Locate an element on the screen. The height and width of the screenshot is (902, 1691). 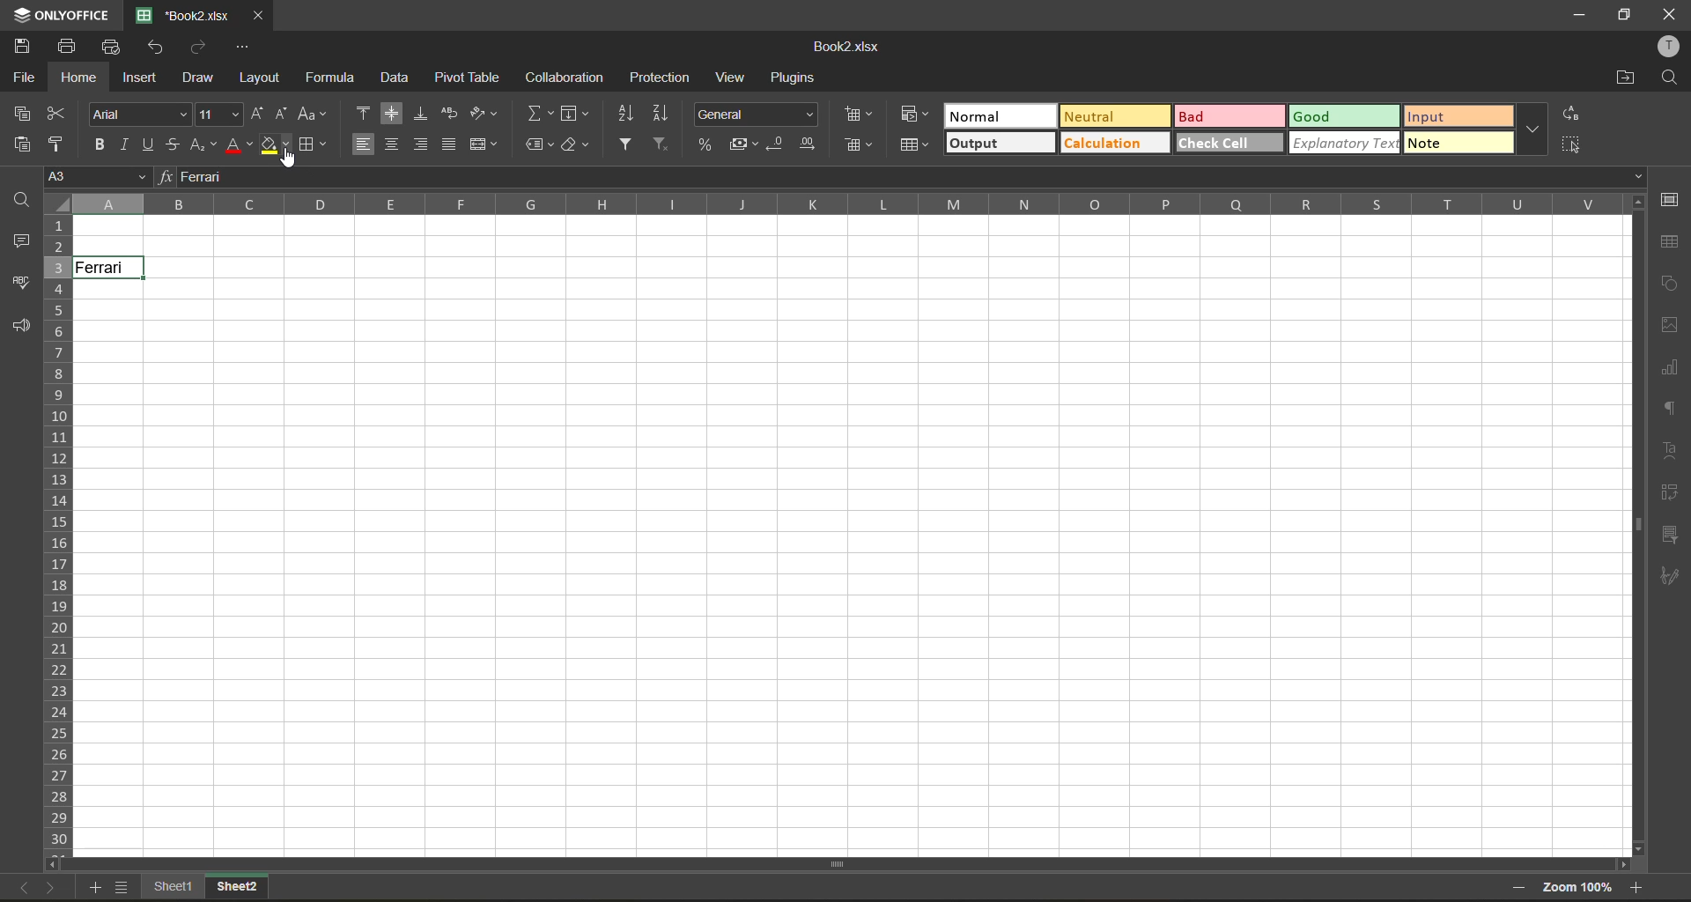
select all is located at coordinates (1576, 145).